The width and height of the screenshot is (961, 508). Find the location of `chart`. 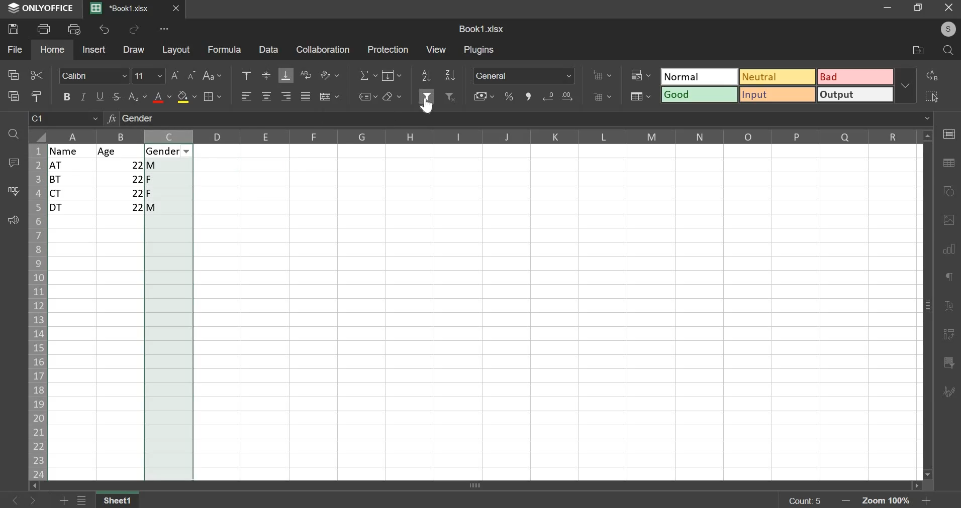

chart is located at coordinates (950, 253).